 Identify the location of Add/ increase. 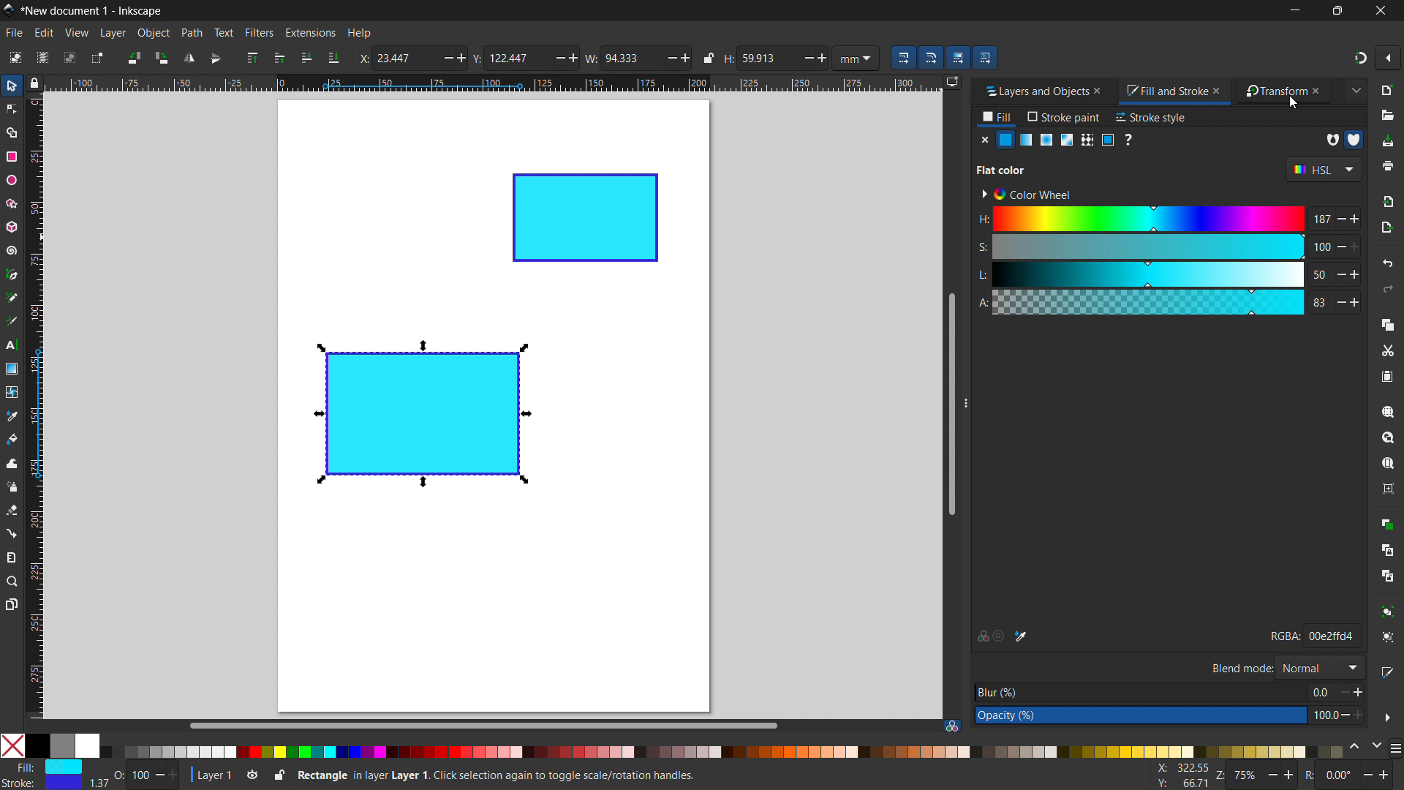
(575, 58).